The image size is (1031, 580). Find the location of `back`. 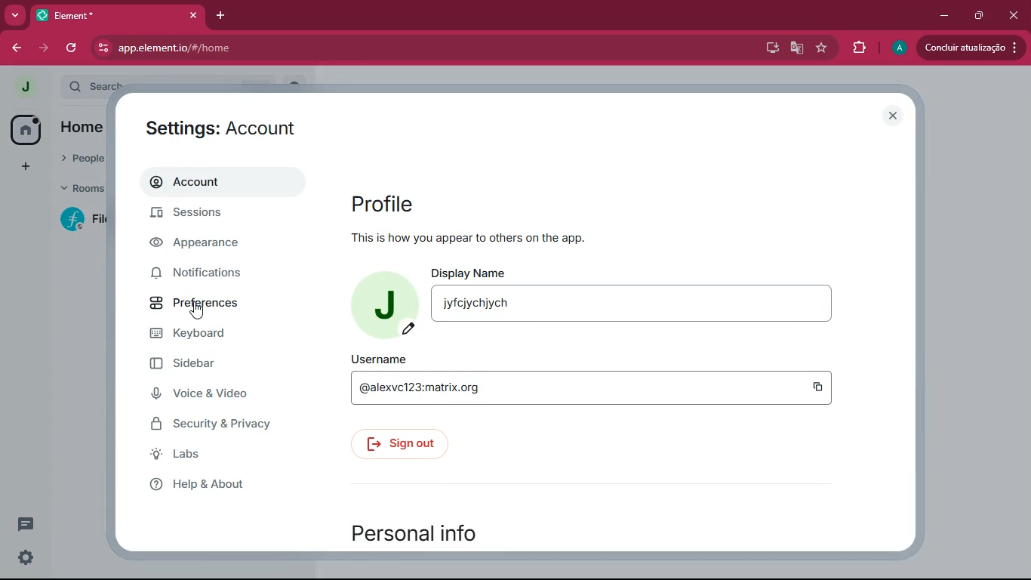

back is located at coordinates (16, 49).